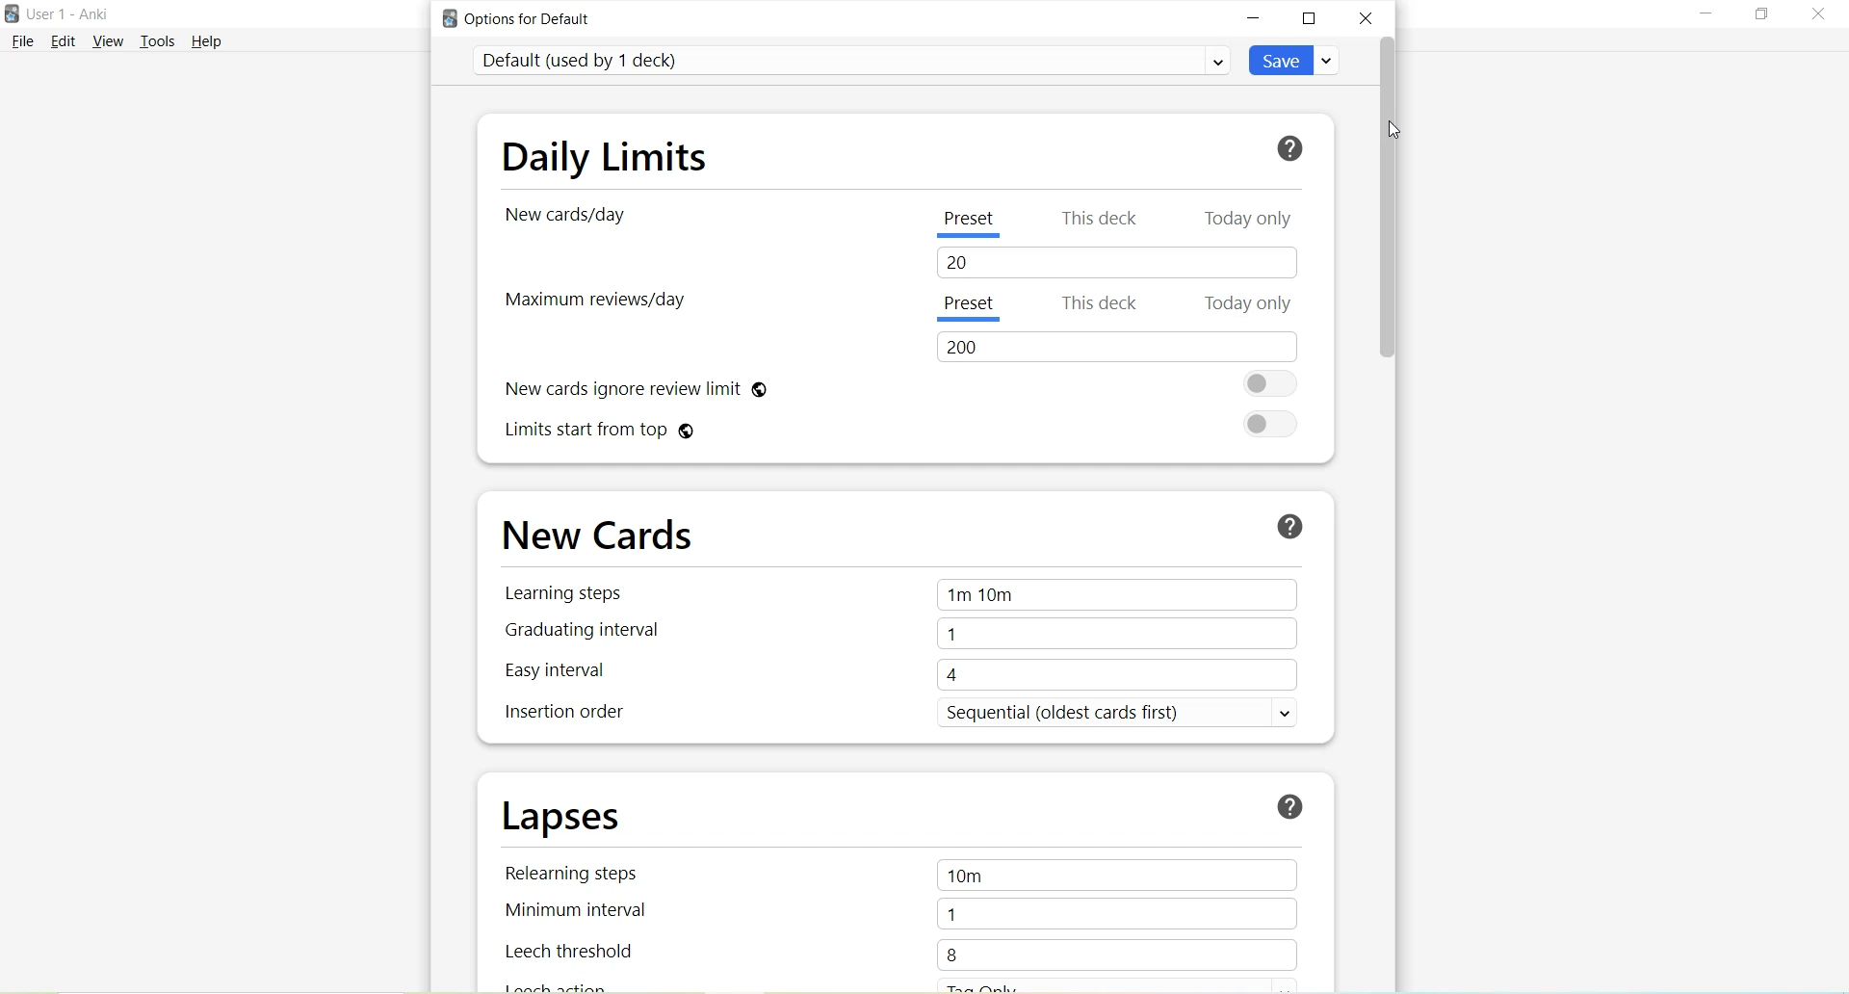  I want to click on Maximum reviews/day, so click(600, 302).